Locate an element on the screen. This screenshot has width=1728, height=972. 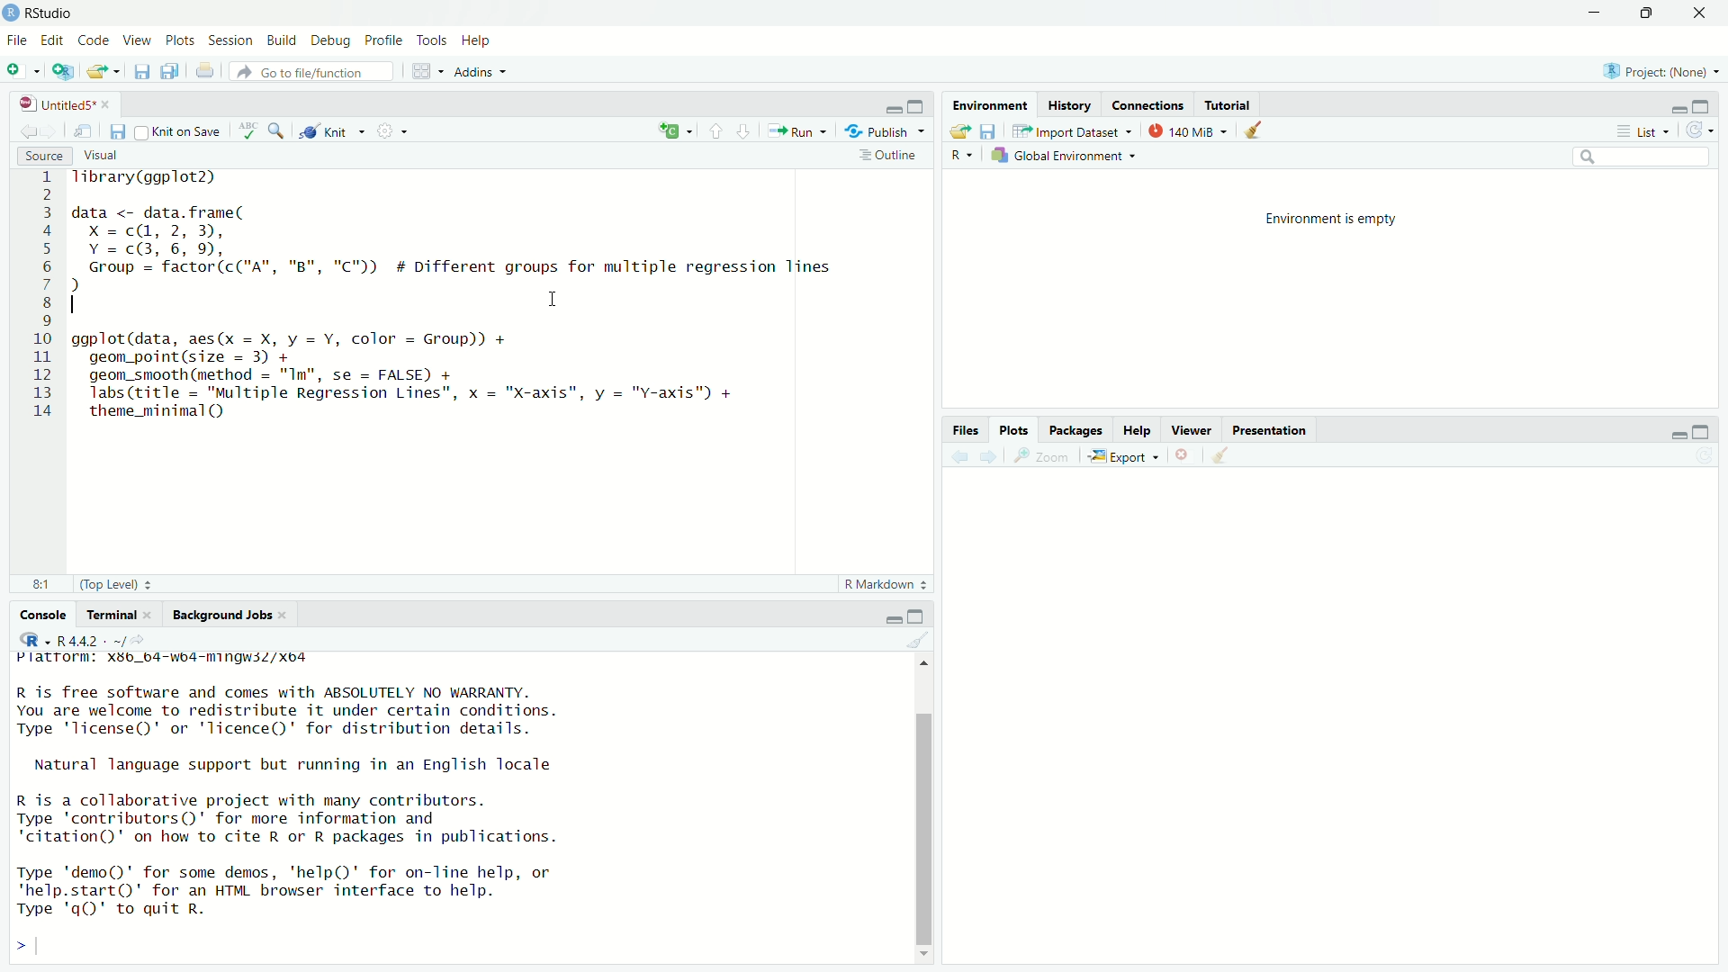
Project: (None) is located at coordinates (1660, 73).